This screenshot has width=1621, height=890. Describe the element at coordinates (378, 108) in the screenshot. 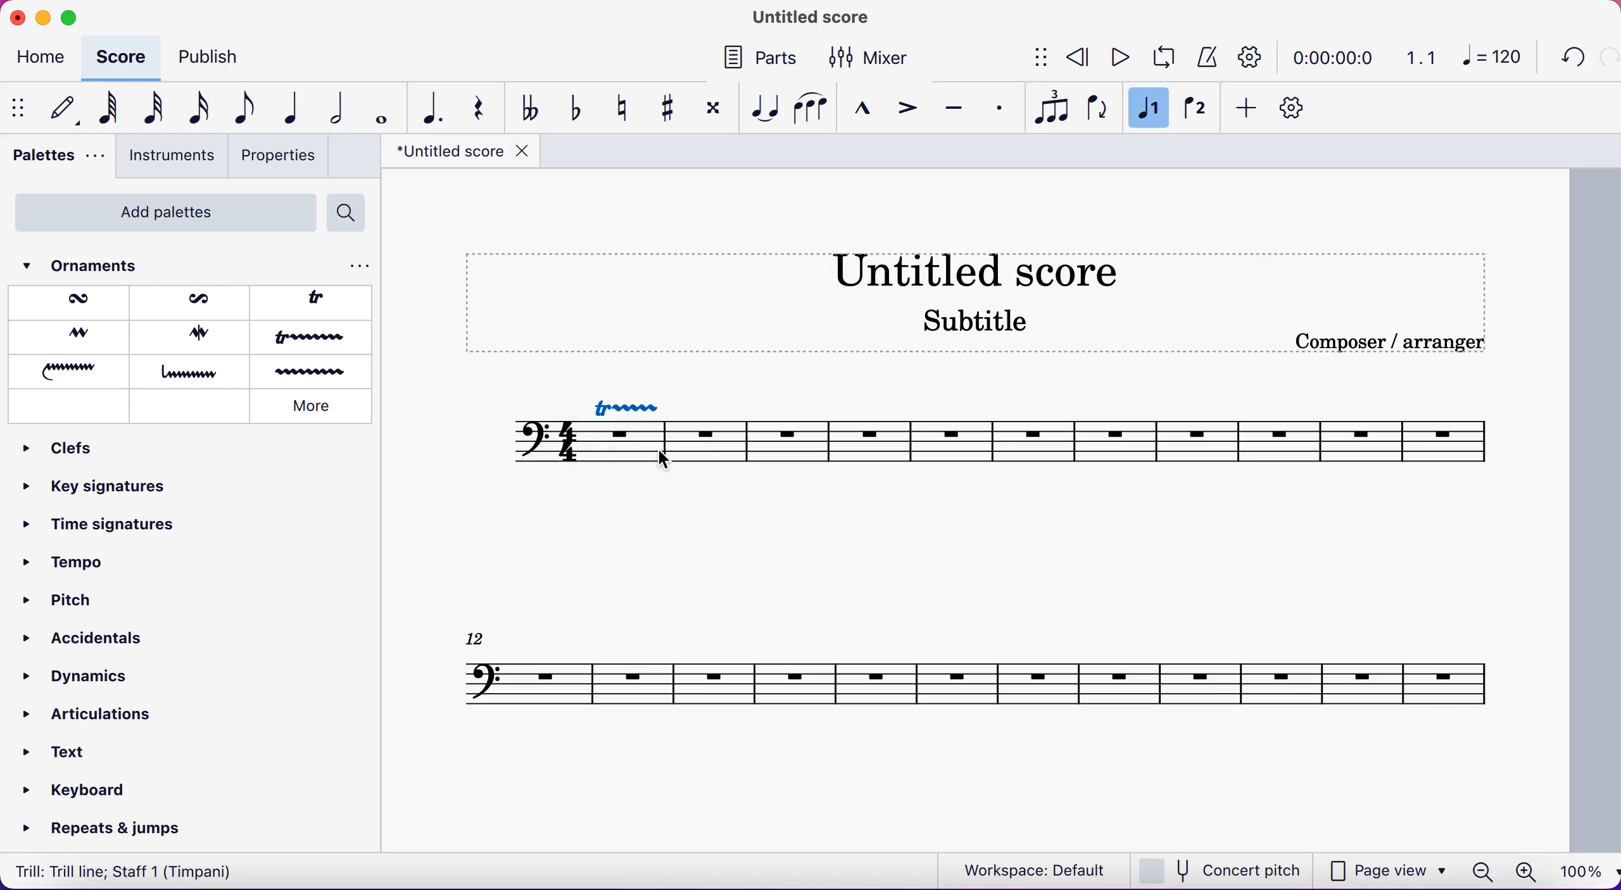

I see `whole note` at that location.